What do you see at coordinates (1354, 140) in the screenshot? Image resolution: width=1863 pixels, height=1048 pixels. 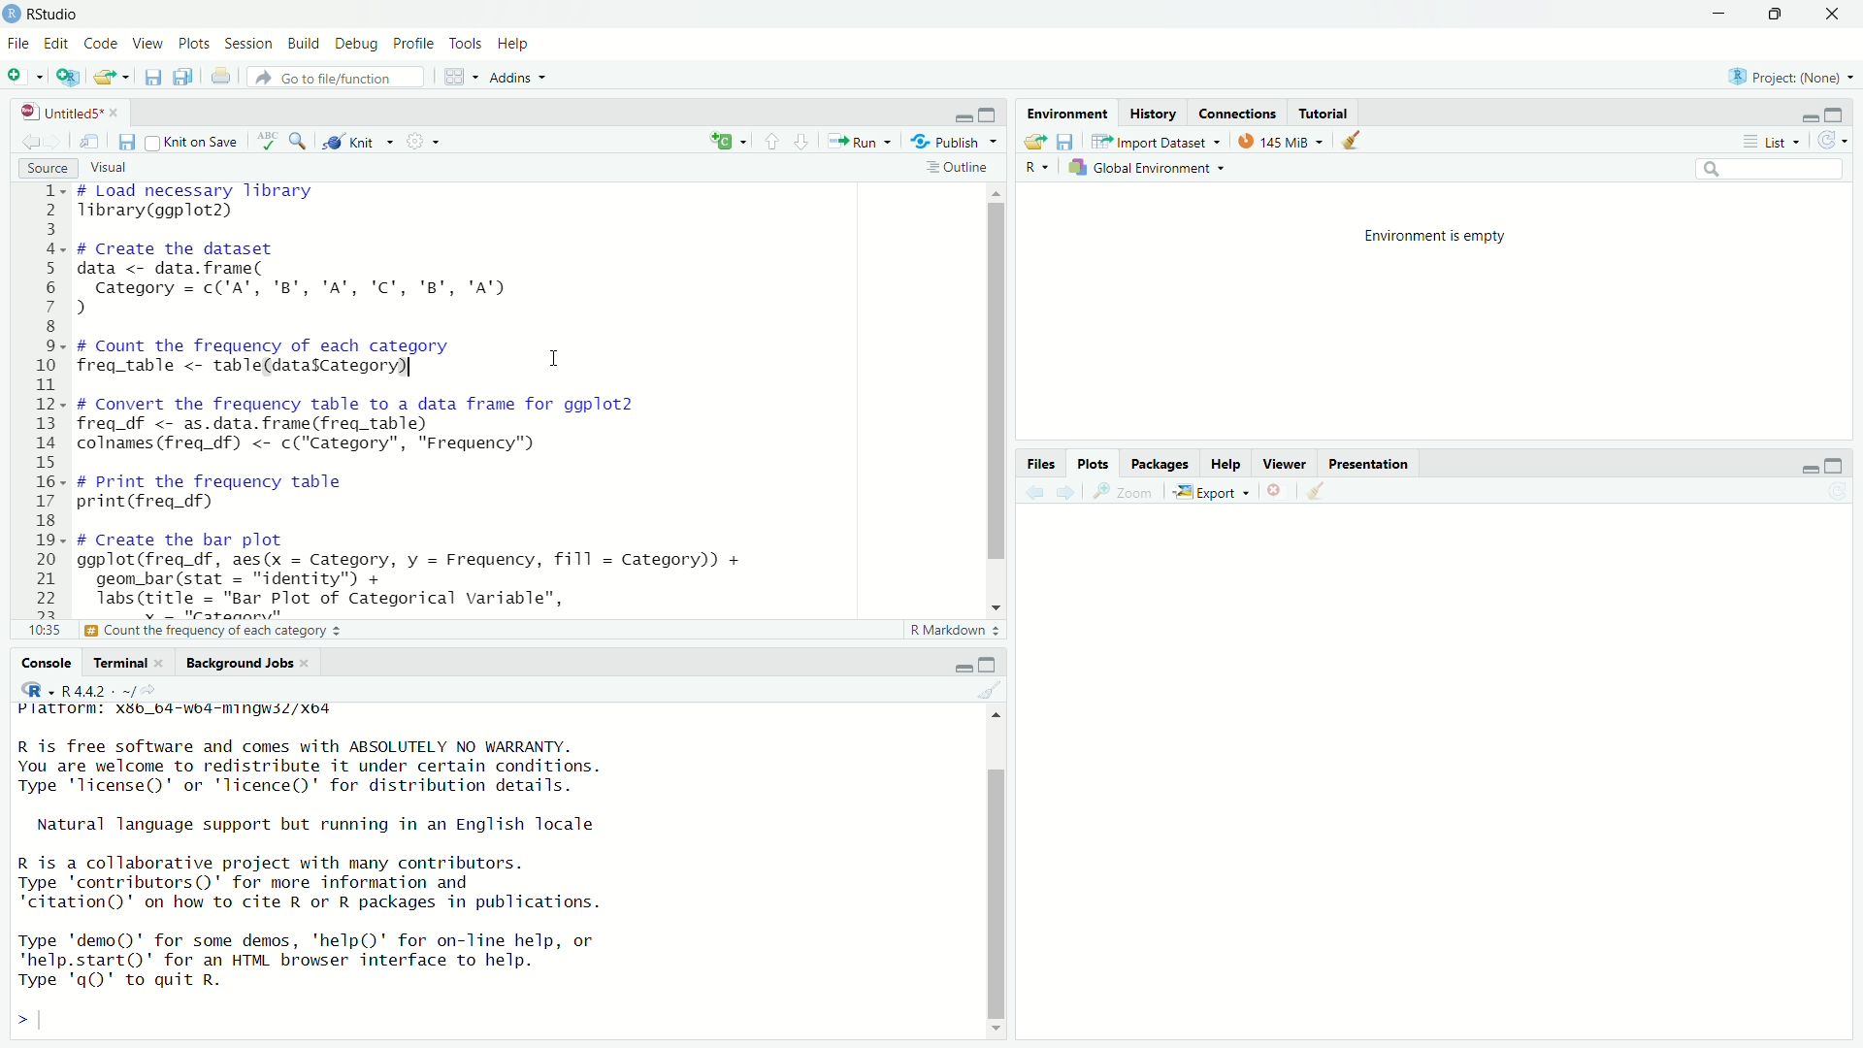 I see `clear data` at bounding box center [1354, 140].